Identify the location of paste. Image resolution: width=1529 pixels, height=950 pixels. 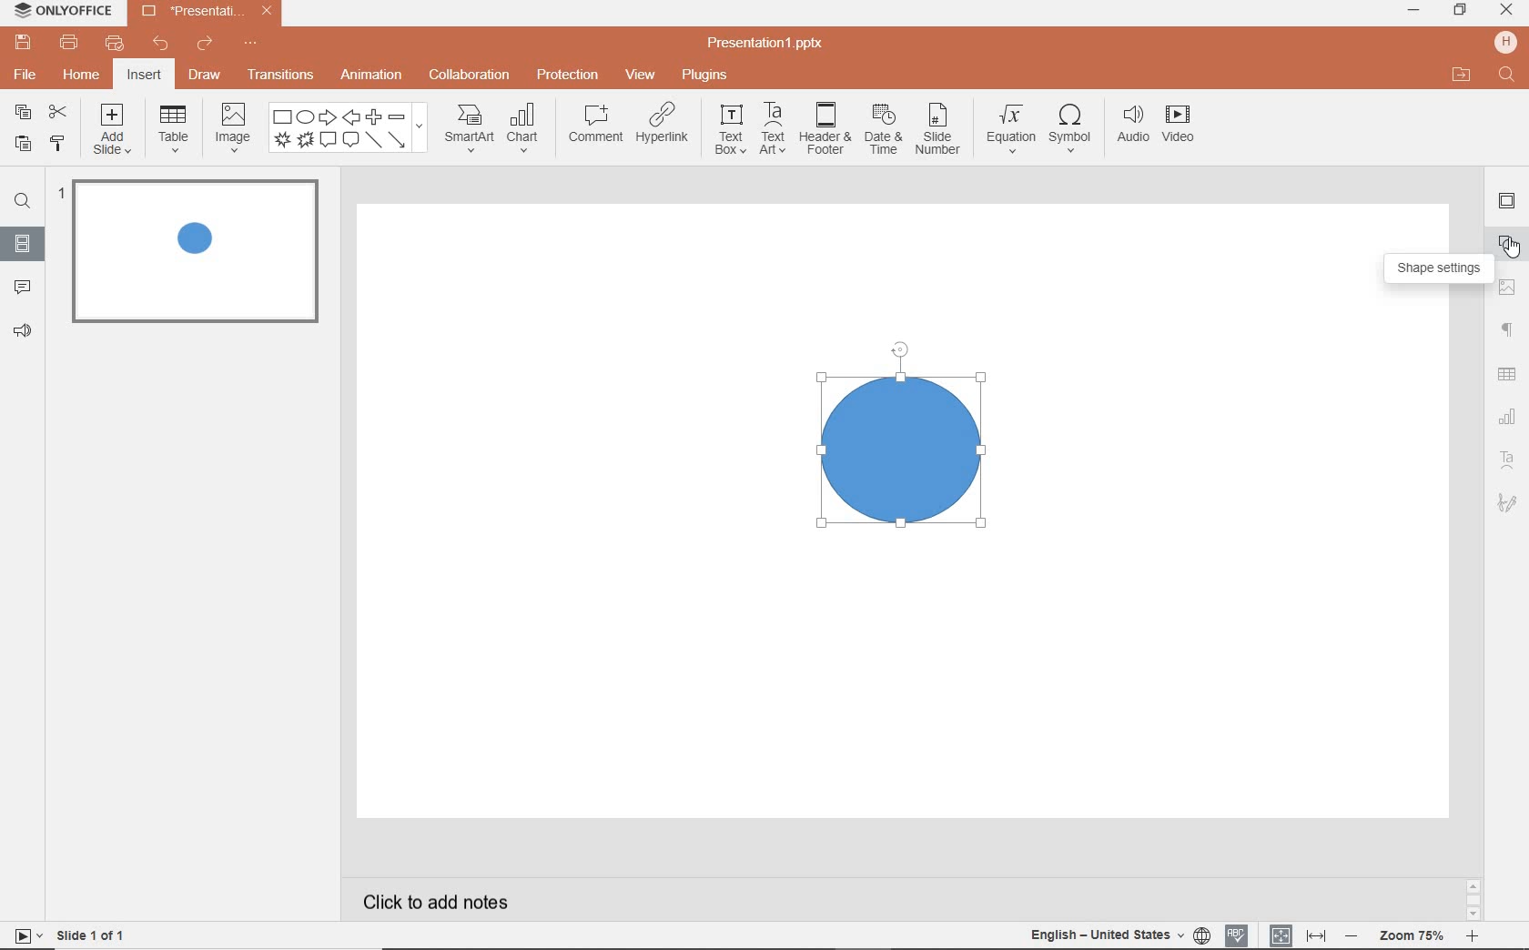
(22, 146).